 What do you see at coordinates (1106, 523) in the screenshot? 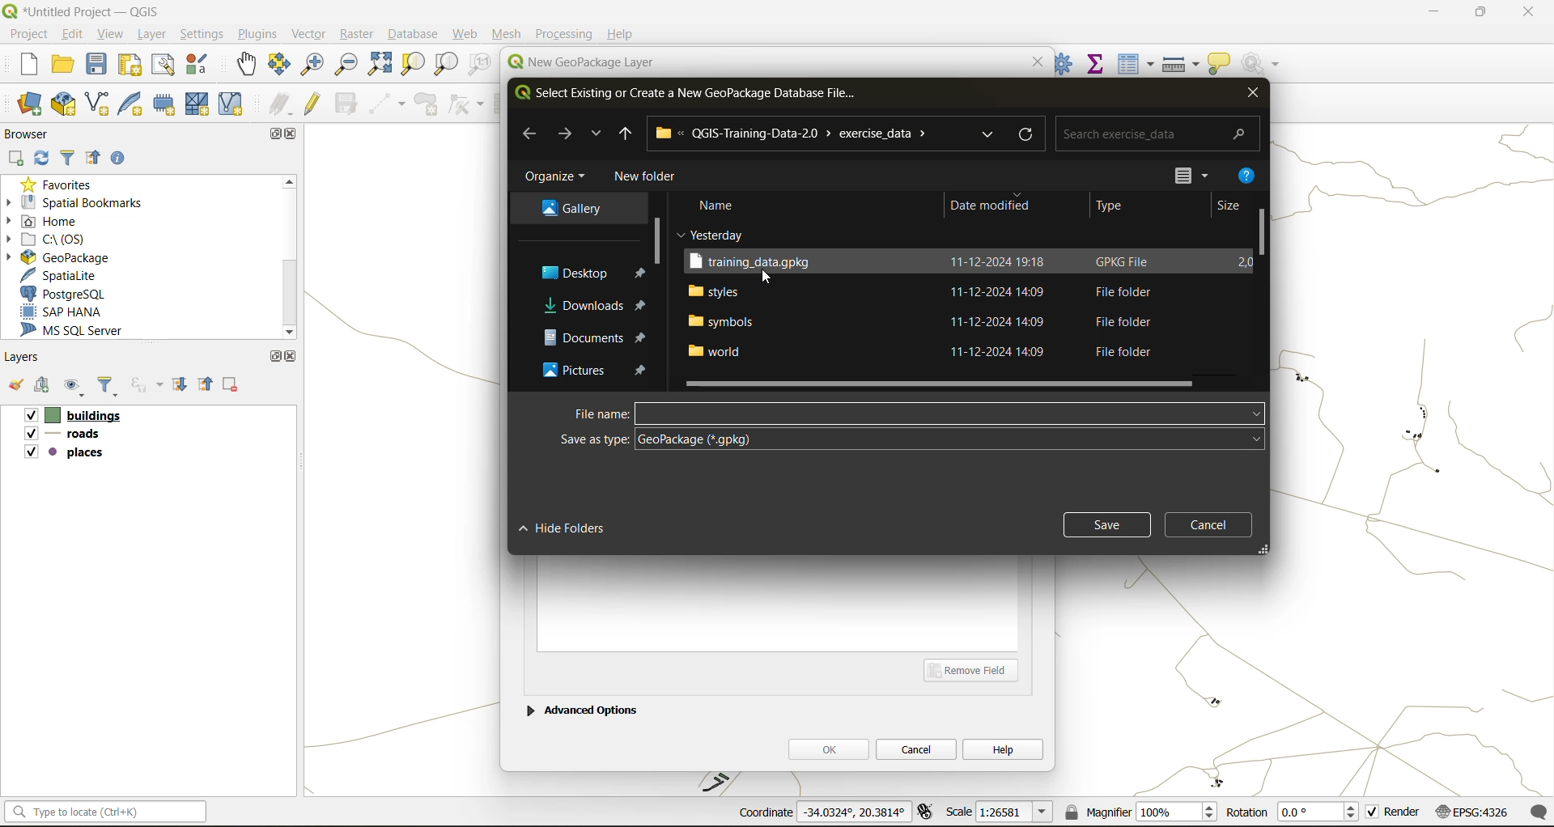
I see `save` at bounding box center [1106, 523].